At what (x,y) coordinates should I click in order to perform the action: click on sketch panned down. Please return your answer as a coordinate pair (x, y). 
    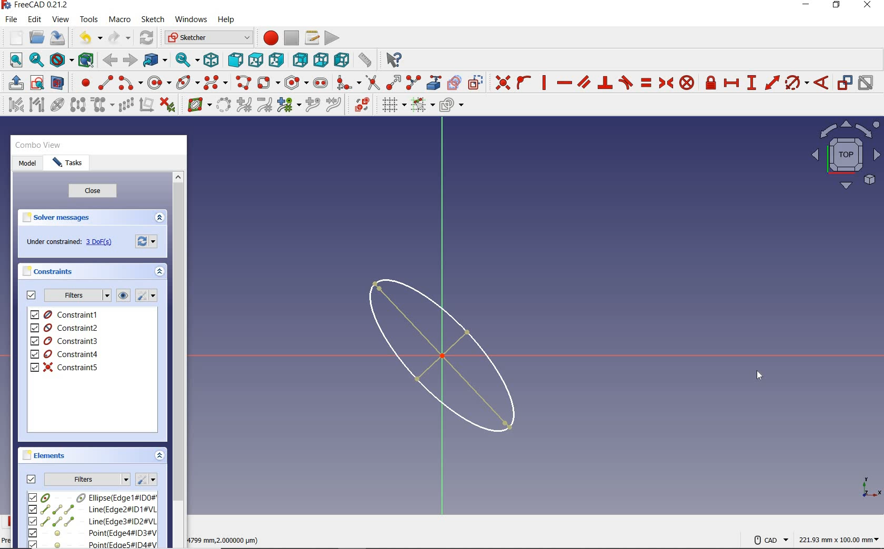
    Looking at the image, I should click on (451, 355).